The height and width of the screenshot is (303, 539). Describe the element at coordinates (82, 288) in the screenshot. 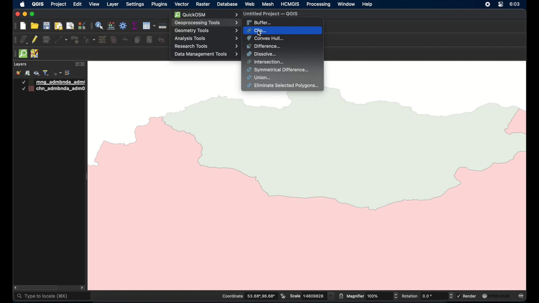

I see `scroll right` at that location.